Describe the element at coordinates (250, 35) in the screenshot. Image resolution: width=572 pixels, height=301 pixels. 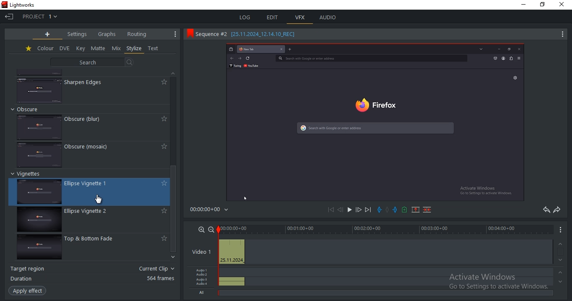
I see `Sequence information` at that location.